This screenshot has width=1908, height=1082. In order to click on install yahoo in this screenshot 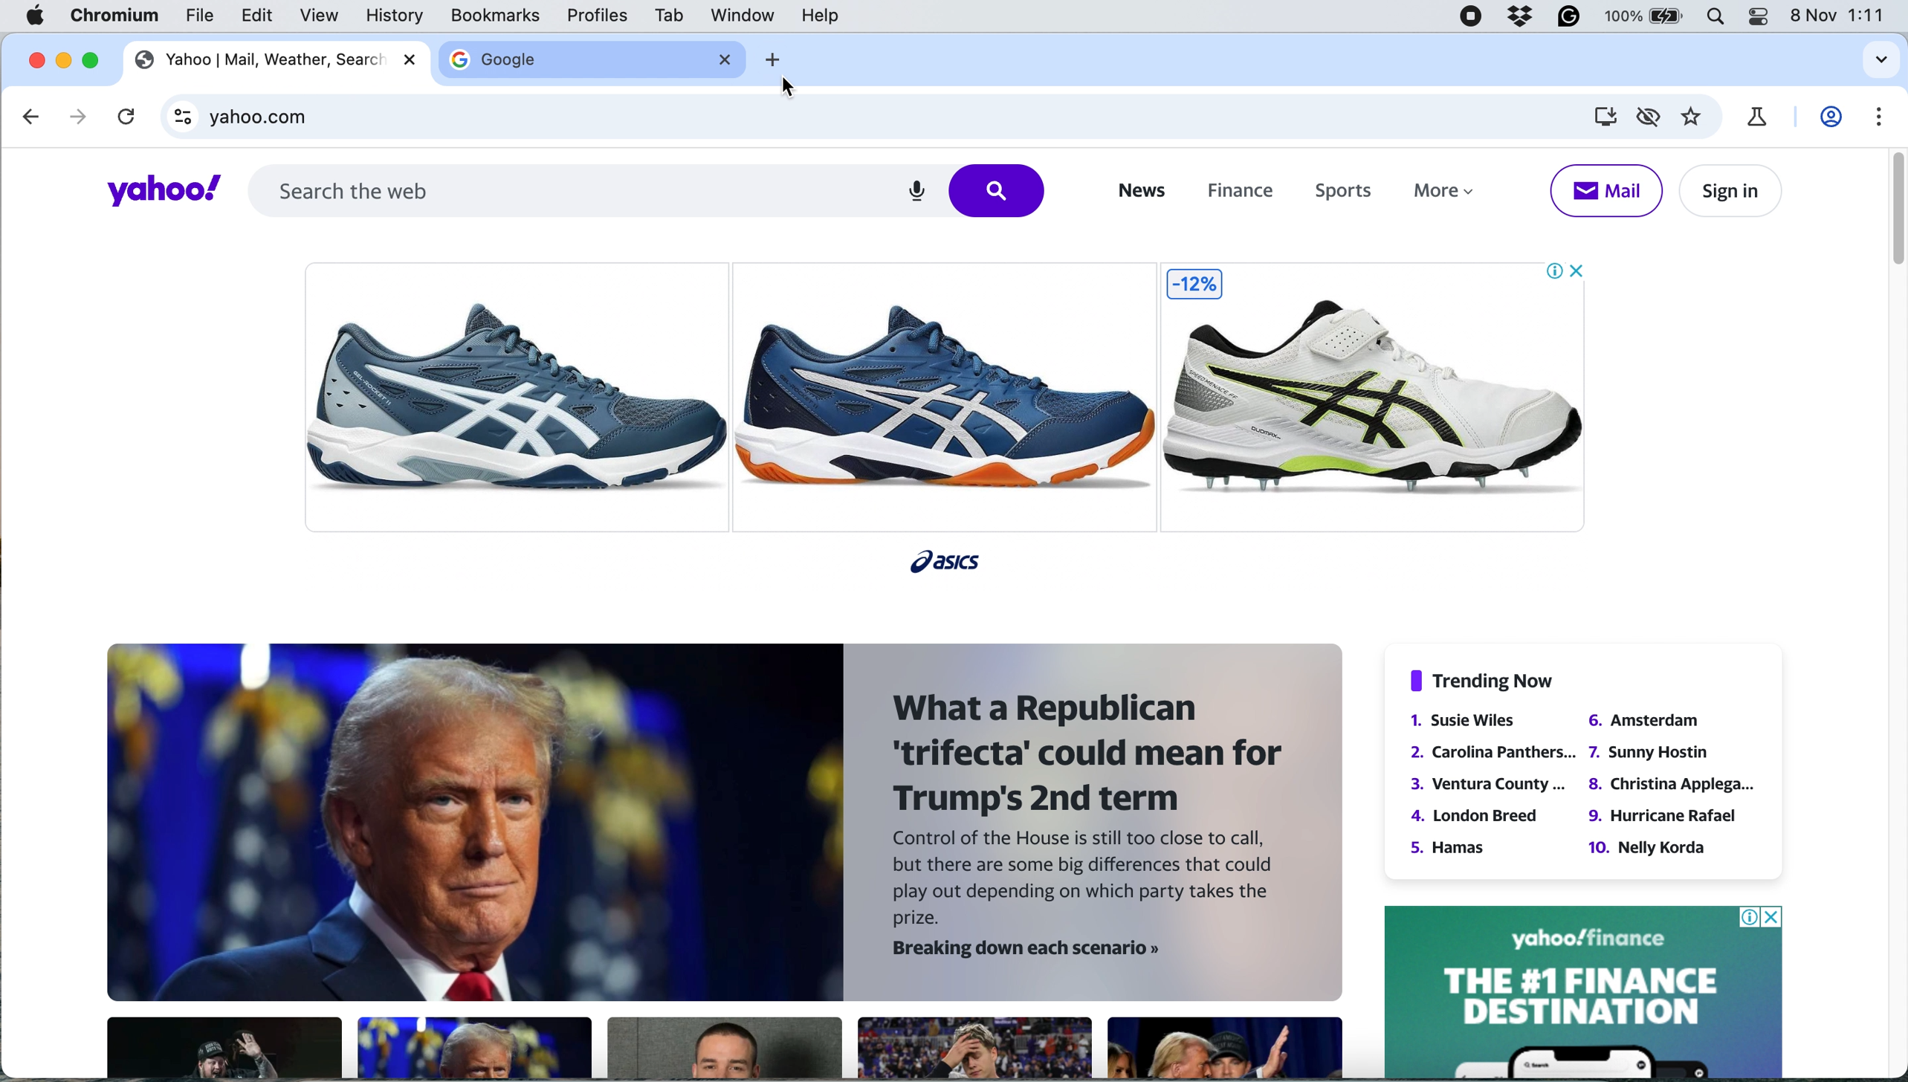, I will do `click(1603, 116)`.